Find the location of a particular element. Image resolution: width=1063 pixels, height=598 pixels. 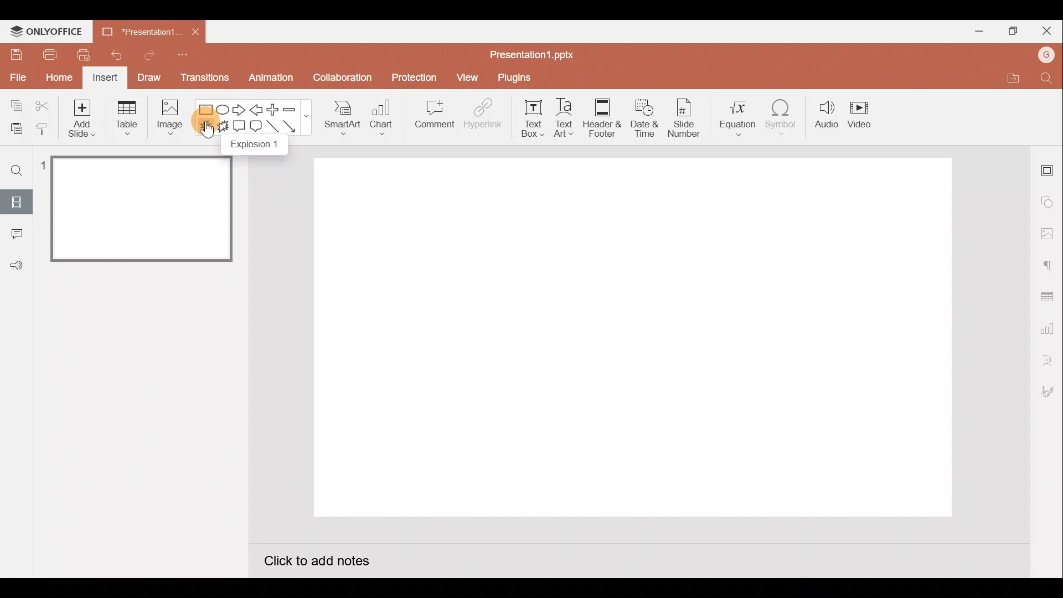

Maximize is located at coordinates (1010, 31).